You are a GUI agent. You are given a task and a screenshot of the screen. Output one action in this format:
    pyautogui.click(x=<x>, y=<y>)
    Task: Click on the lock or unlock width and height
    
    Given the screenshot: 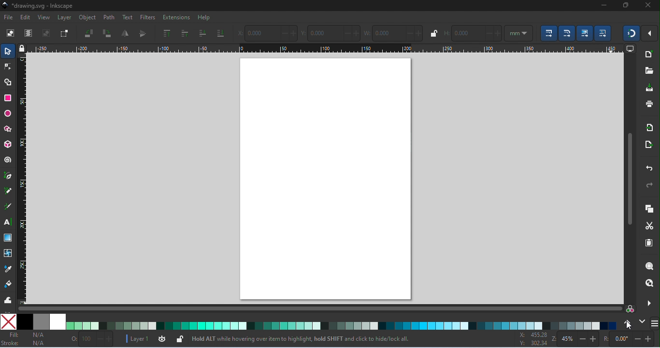 What is the action you would take?
    pyautogui.click(x=433, y=33)
    